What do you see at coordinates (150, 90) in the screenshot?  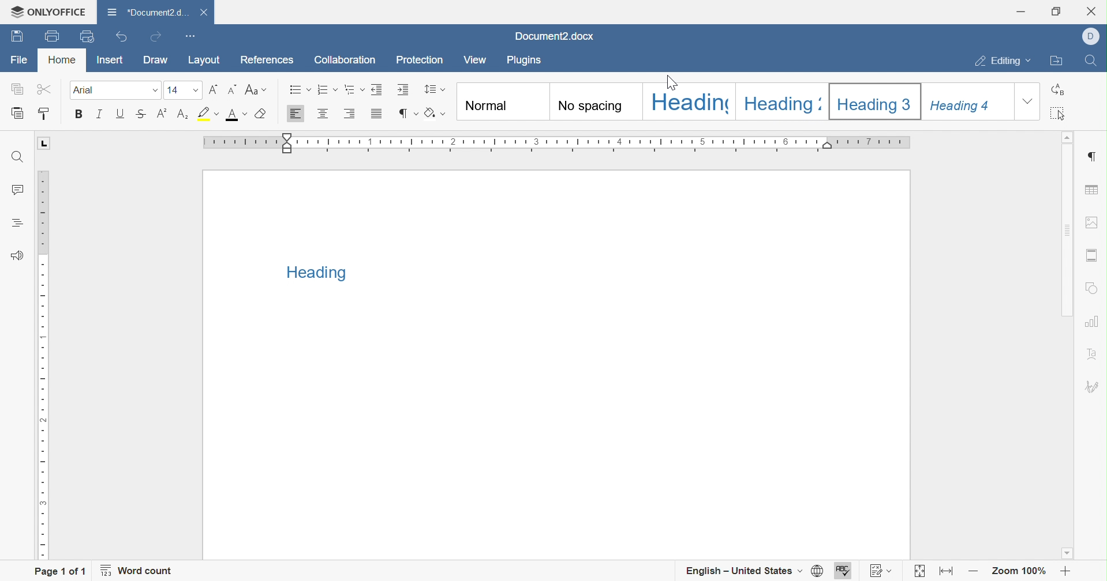 I see `Drop Down` at bounding box center [150, 90].